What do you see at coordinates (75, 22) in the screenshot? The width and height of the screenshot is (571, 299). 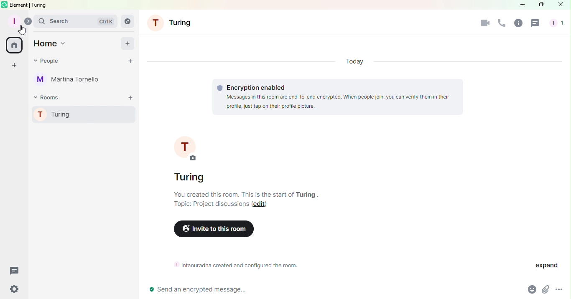 I see `Search bar` at bounding box center [75, 22].